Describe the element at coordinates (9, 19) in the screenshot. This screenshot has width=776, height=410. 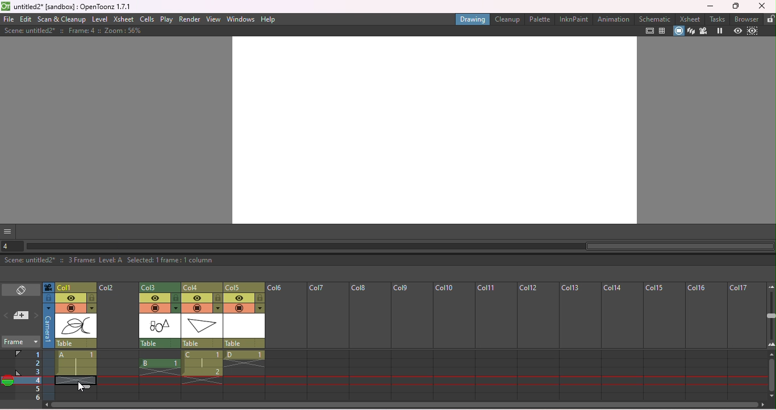
I see `file` at that location.